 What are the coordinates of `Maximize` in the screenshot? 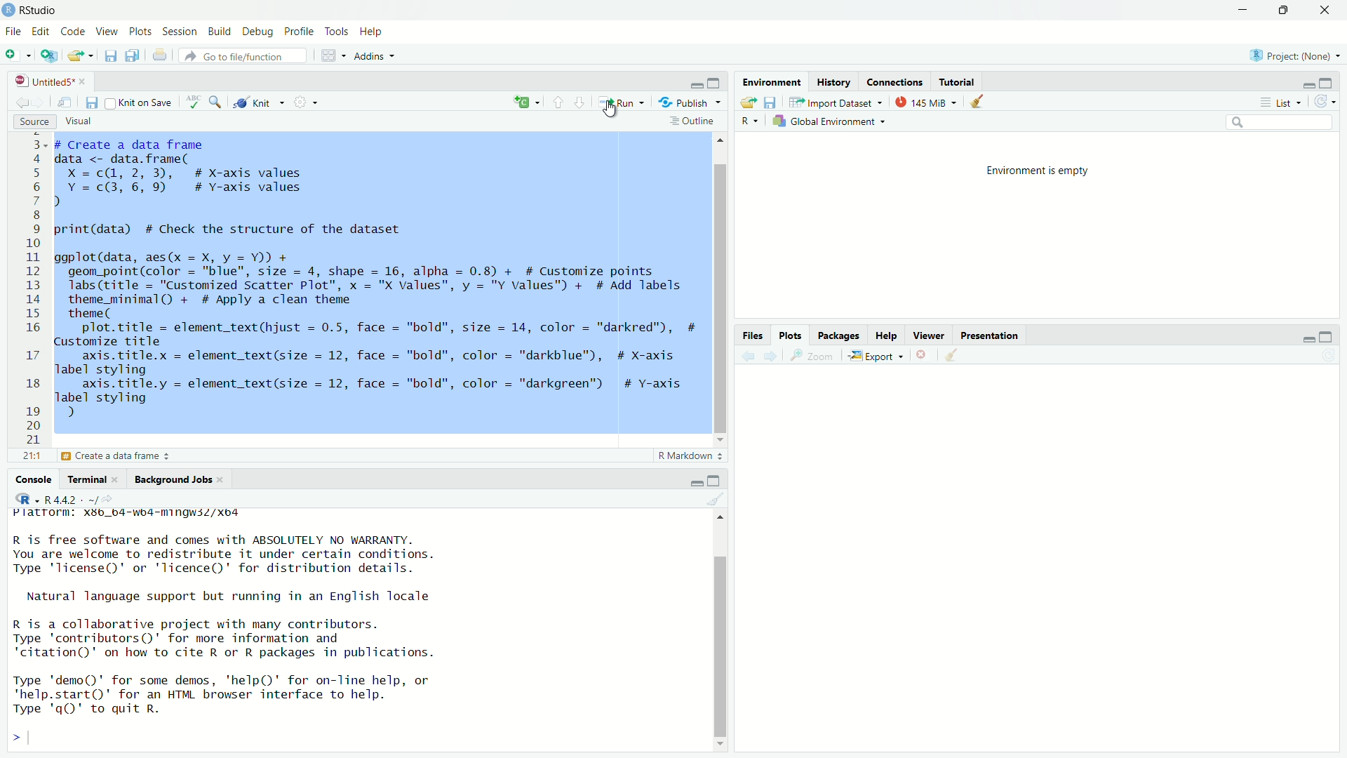 It's located at (1326, 83).